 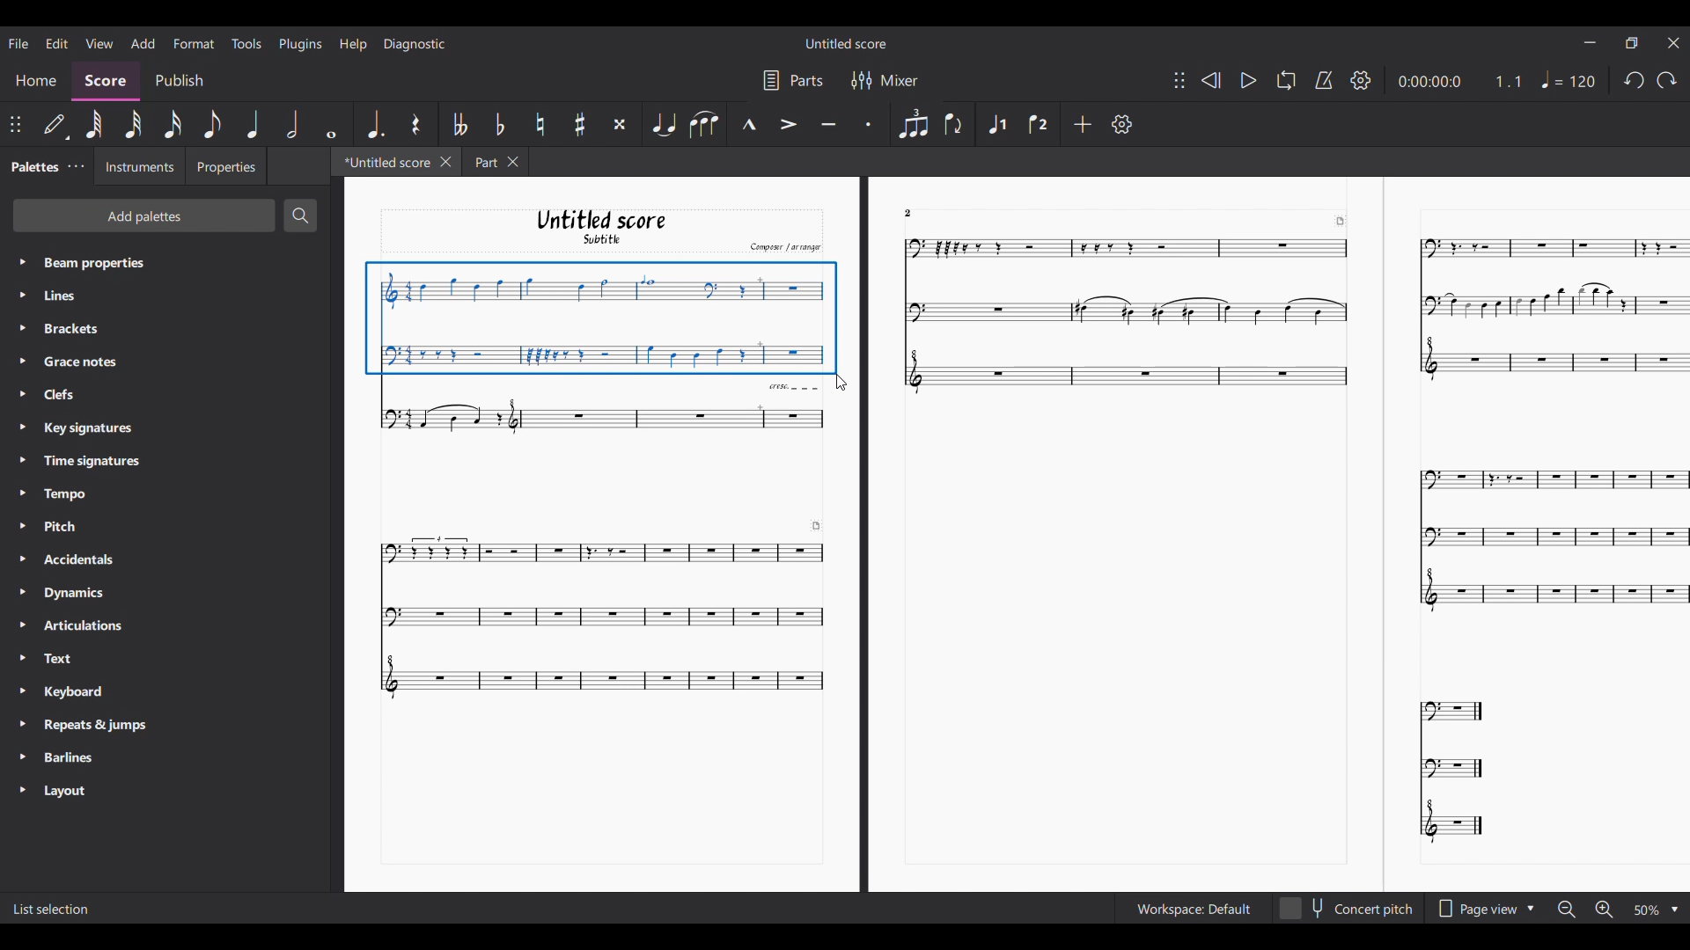 What do you see at coordinates (301, 44) in the screenshot?
I see `Plugins` at bounding box center [301, 44].